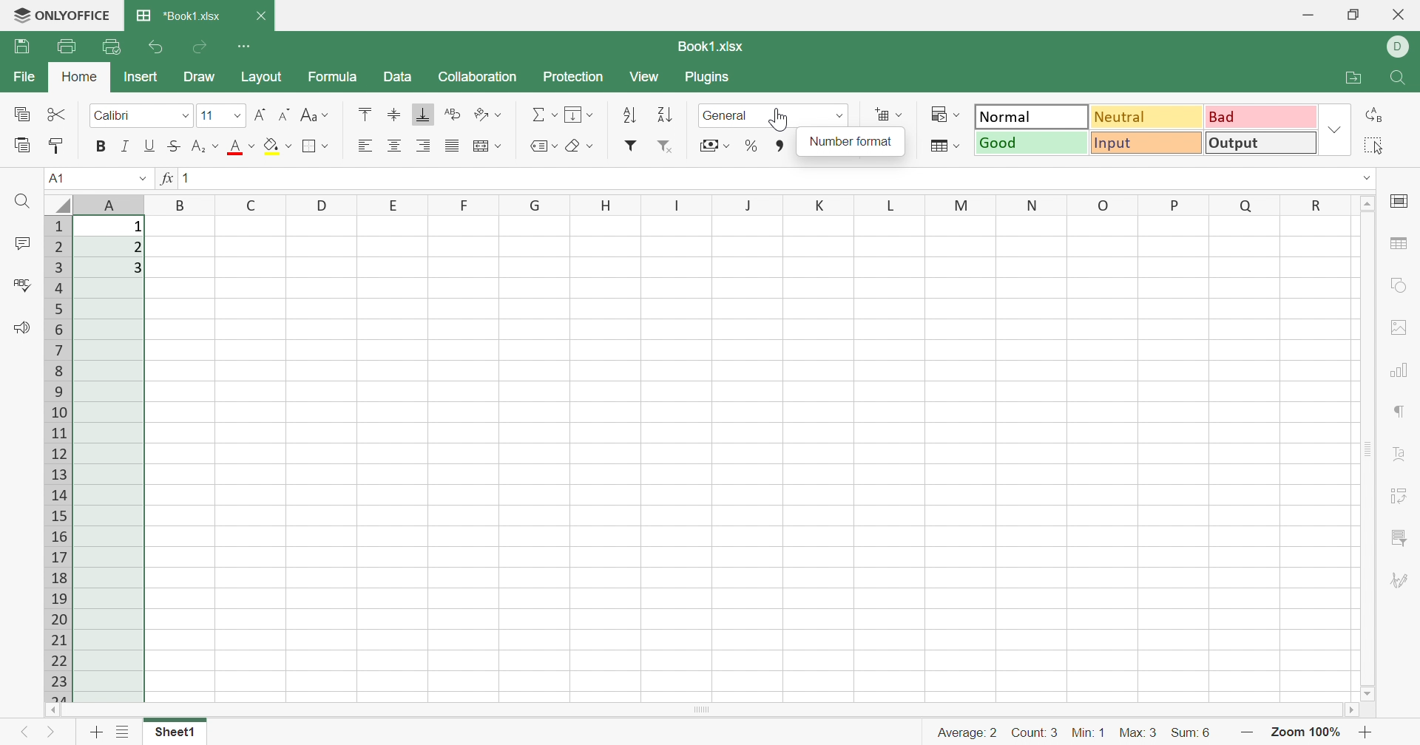 This screenshot has height=745, width=1420. Describe the element at coordinates (178, 14) in the screenshot. I see `*Book1.xlsx` at that location.